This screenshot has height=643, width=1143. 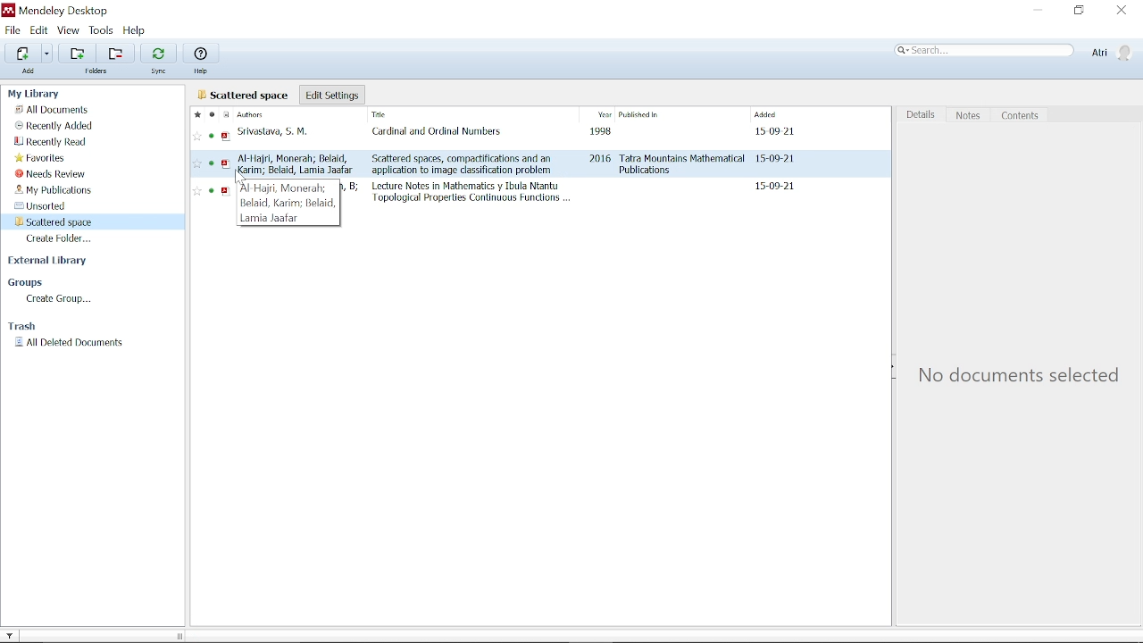 I want to click on Add files options, so click(x=47, y=54).